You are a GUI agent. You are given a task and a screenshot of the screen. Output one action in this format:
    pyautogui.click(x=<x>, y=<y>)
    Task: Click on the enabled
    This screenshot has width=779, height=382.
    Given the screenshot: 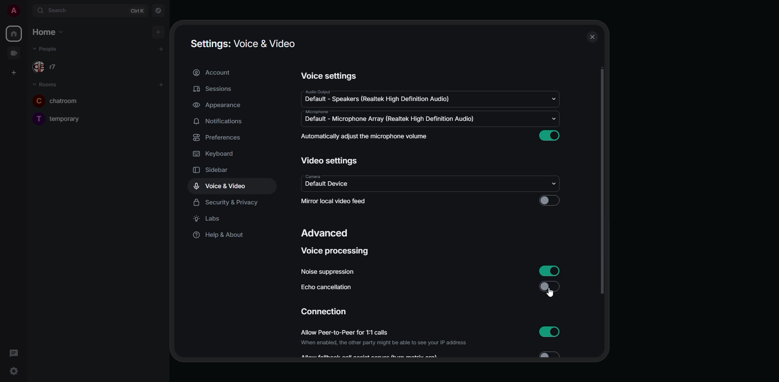 What is the action you would take?
    pyautogui.click(x=548, y=333)
    